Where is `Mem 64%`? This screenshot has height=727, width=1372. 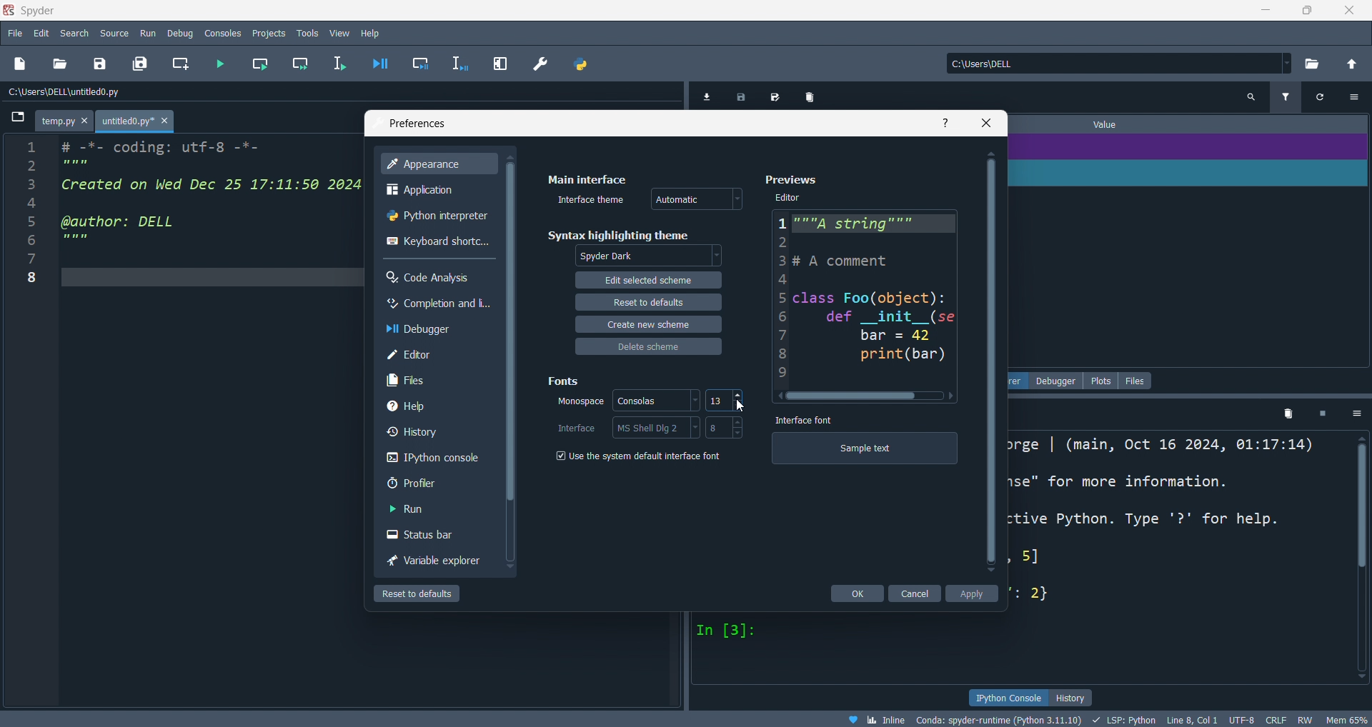 Mem 64% is located at coordinates (1347, 718).